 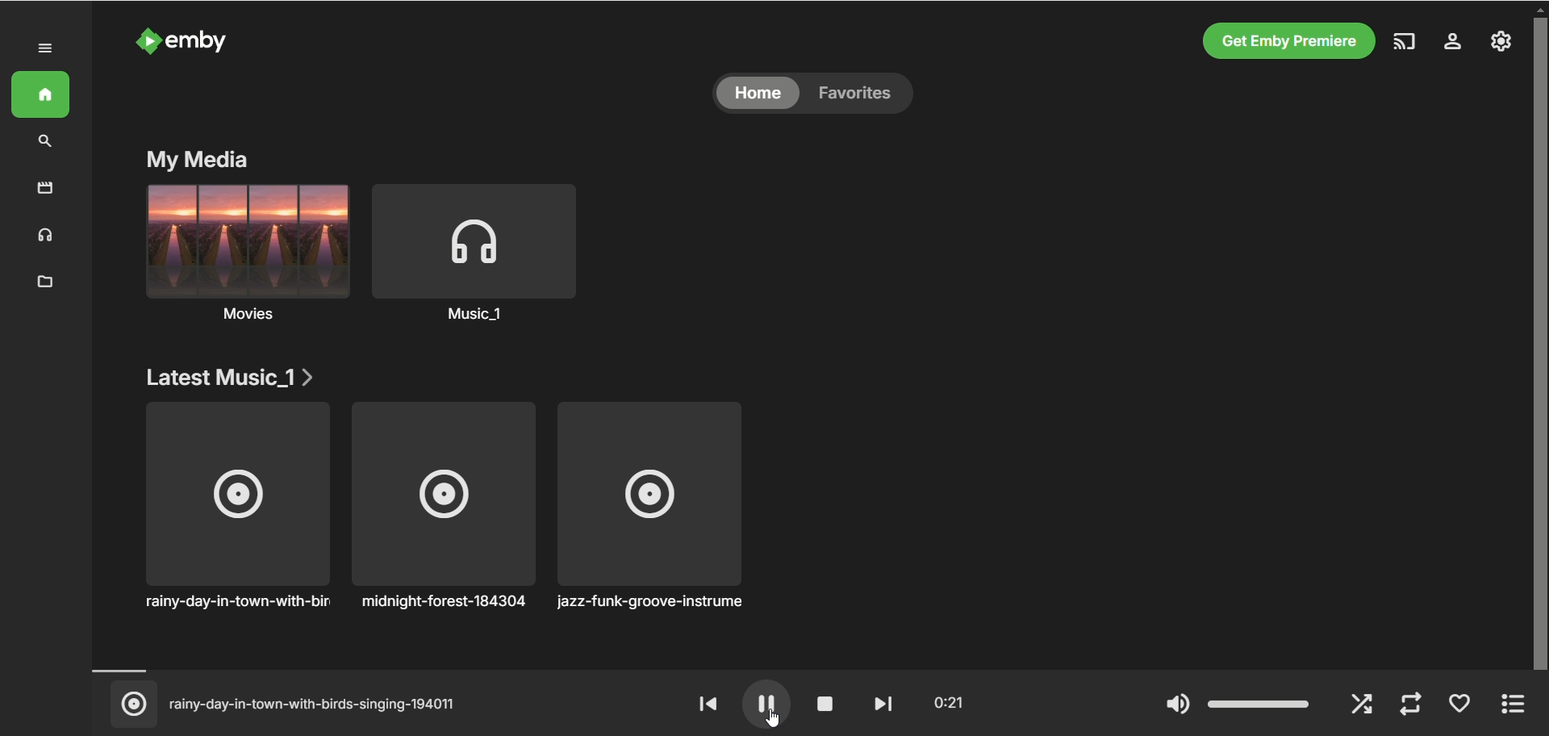 What do you see at coordinates (244, 256) in the screenshot?
I see `movies` at bounding box center [244, 256].